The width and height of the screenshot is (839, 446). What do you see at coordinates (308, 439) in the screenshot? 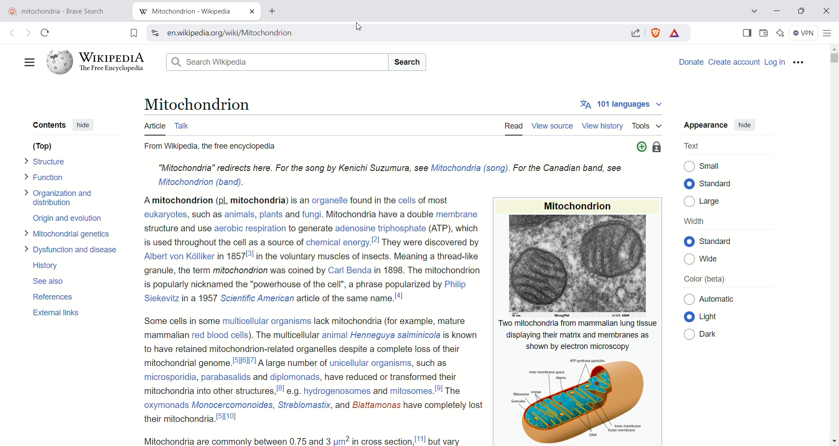
I see `Mitochondria are commonly between 0.75 and 3 mu m^2 in cross section [11] but vary` at bounding box center [308, 439].